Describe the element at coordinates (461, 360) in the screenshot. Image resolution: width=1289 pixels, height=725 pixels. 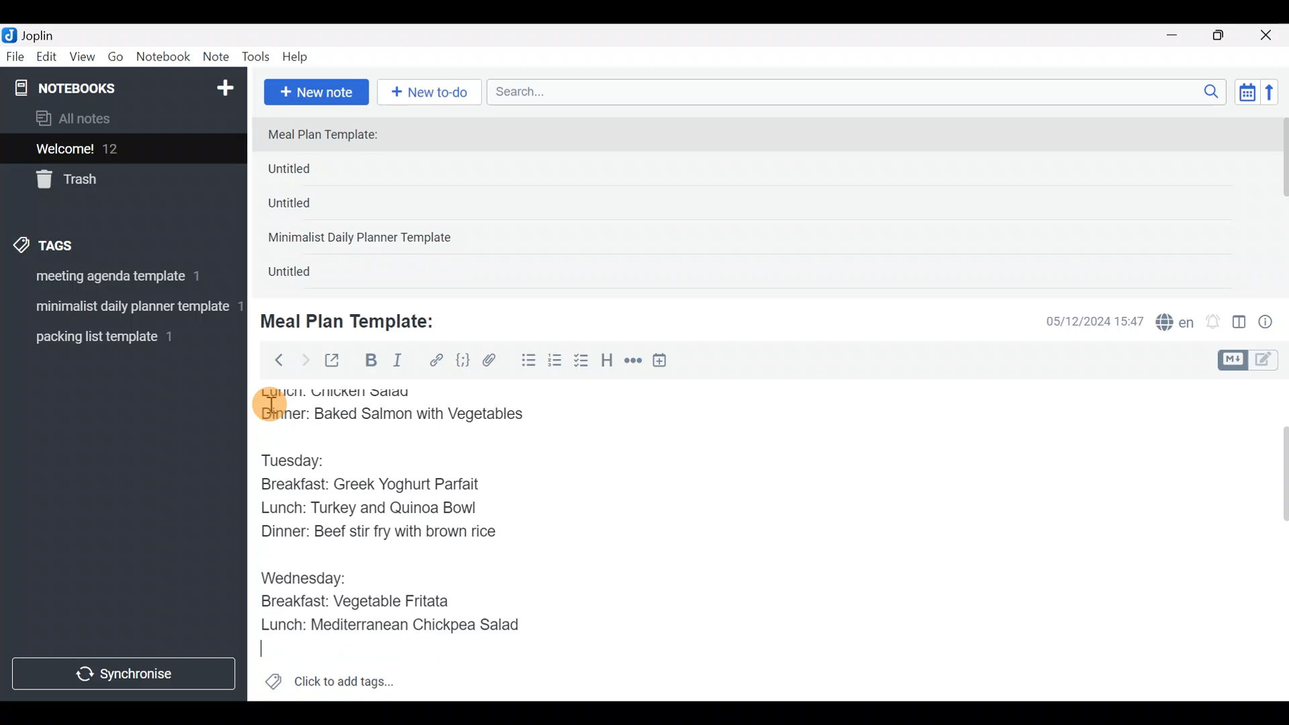
I see `Code` at that location.